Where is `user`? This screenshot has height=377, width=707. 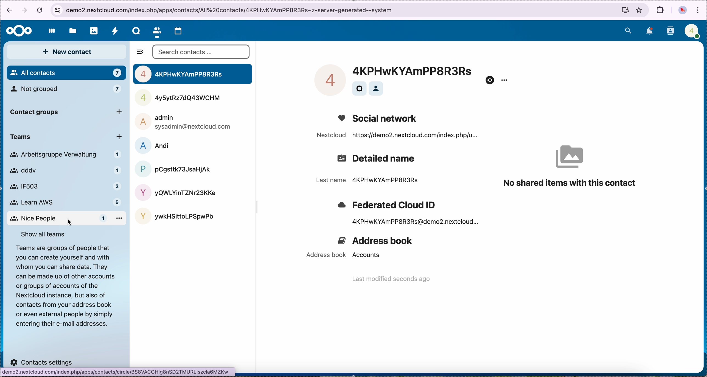 user is located at coordinates (193, 74).